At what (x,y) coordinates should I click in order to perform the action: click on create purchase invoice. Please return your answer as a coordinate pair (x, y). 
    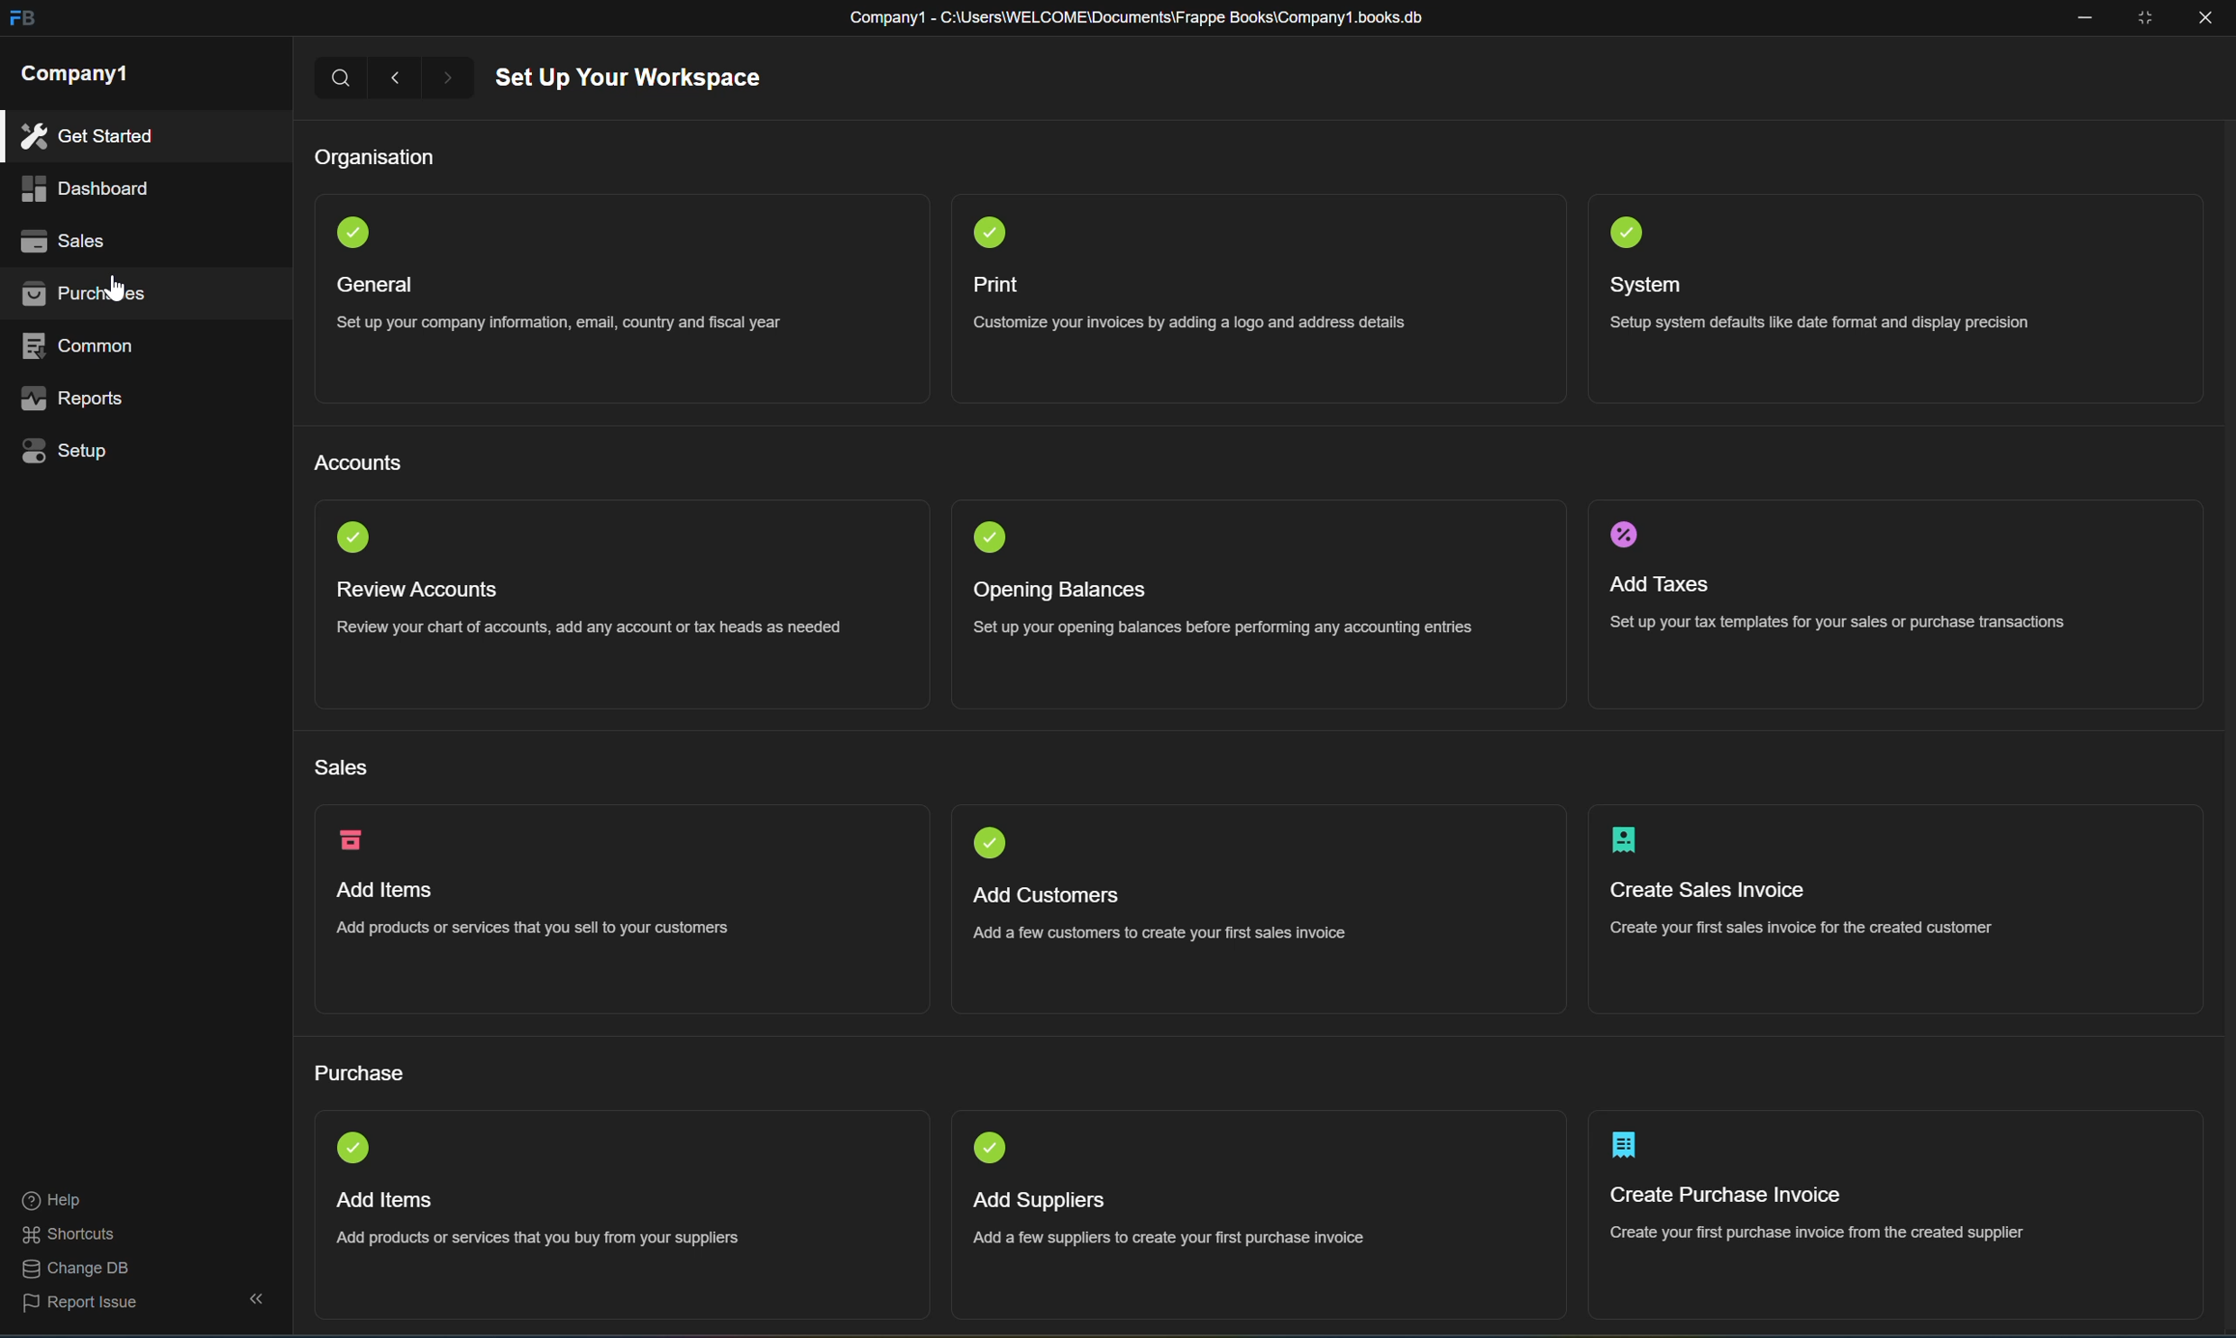
    Looking at the image, I should click on (1732, 1196).